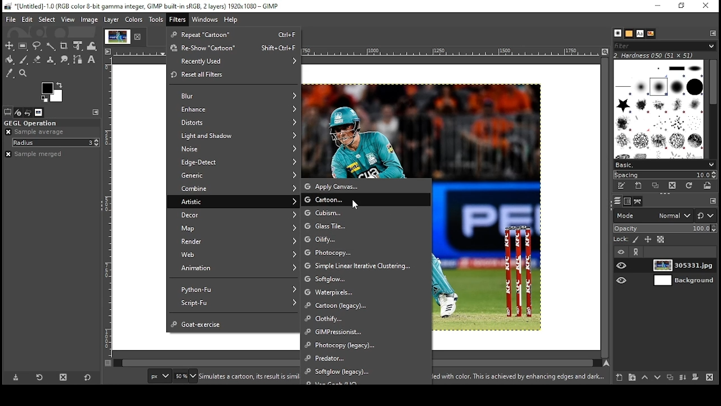 This screenshot has width=721, height=406. Describe the element at coordinates (37, 59) in the screenshot. I see `eraser tool` at that location.